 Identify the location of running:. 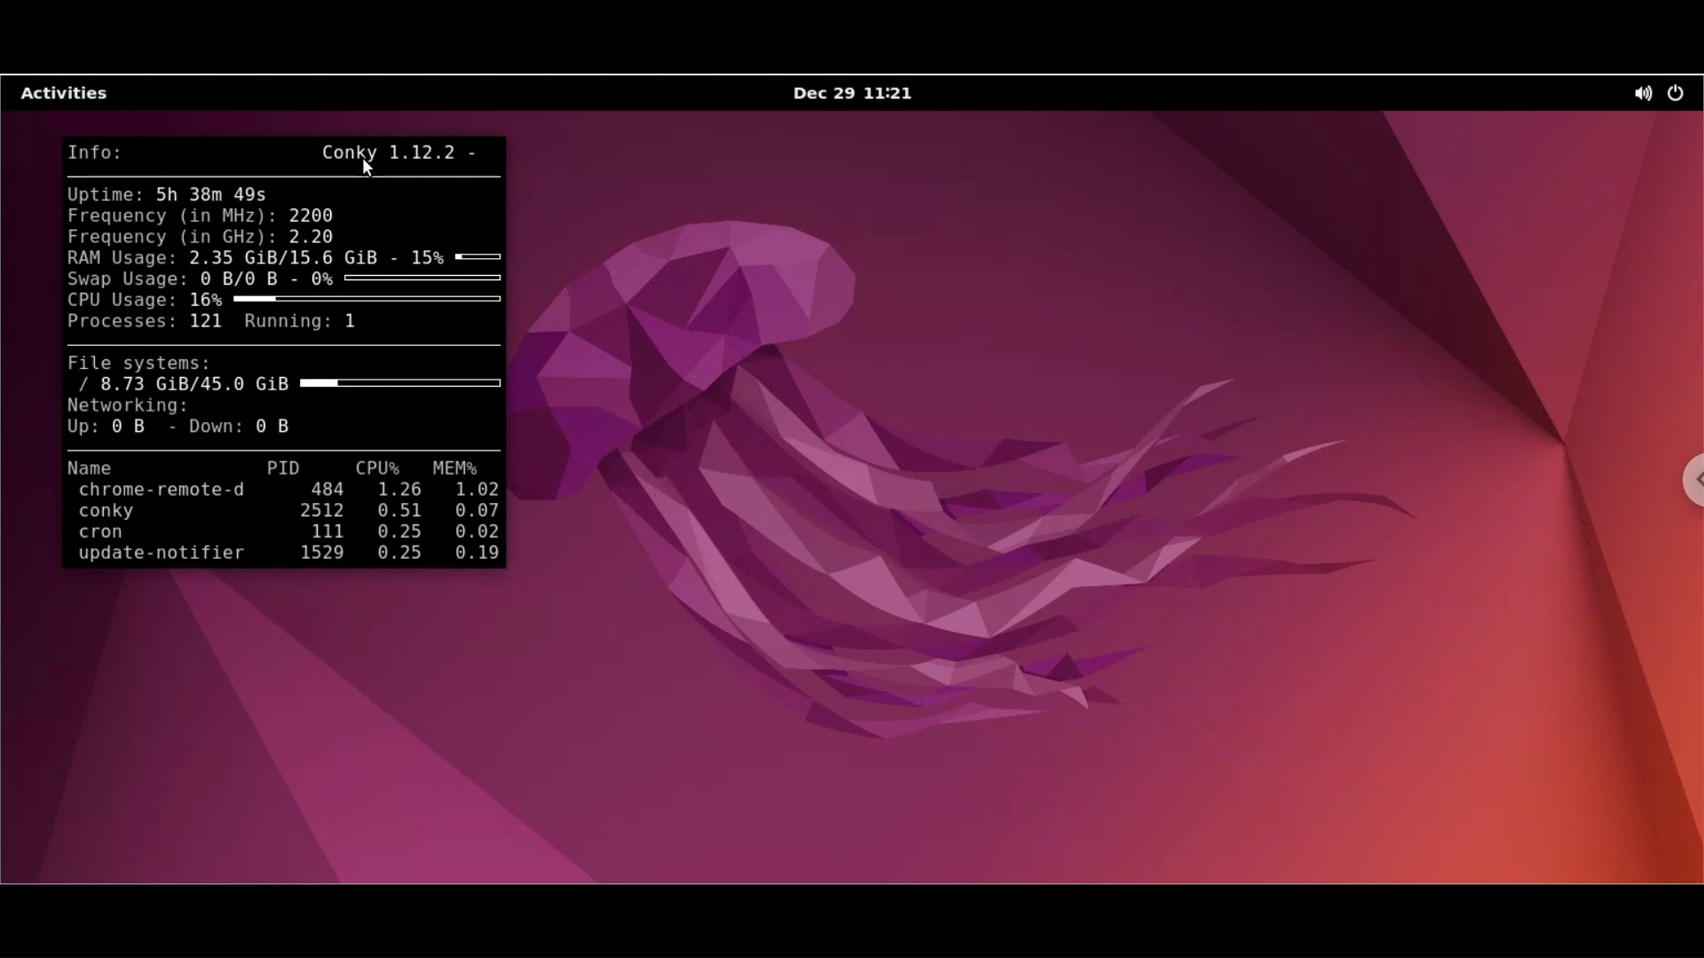
(285, 325).